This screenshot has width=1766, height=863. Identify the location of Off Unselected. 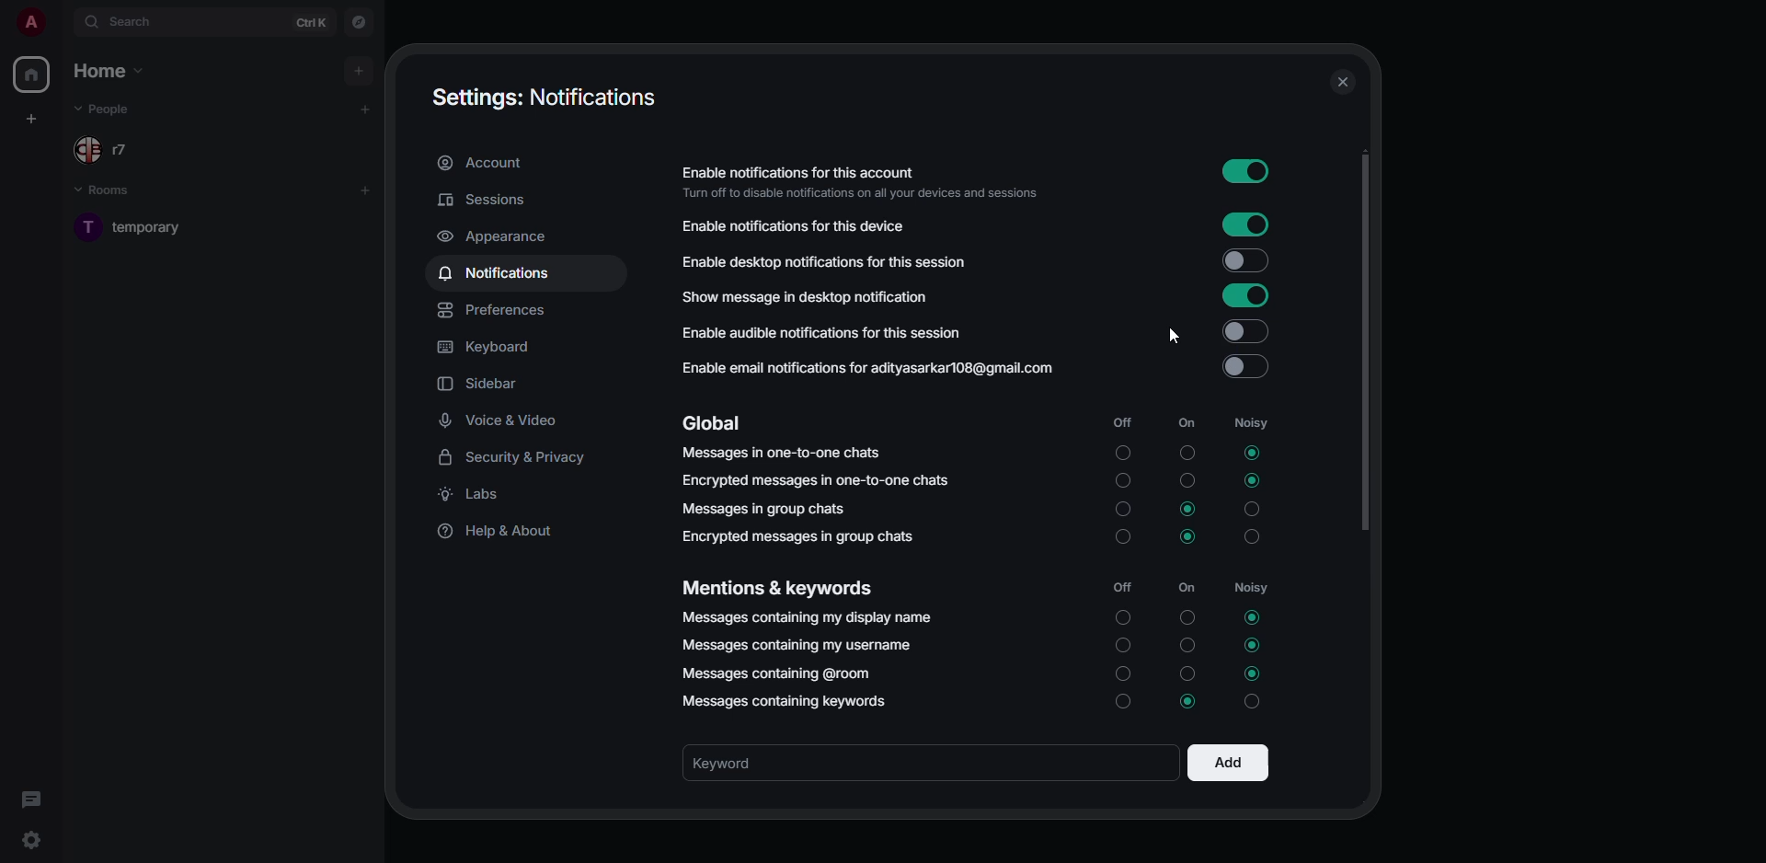
(1124, 539).